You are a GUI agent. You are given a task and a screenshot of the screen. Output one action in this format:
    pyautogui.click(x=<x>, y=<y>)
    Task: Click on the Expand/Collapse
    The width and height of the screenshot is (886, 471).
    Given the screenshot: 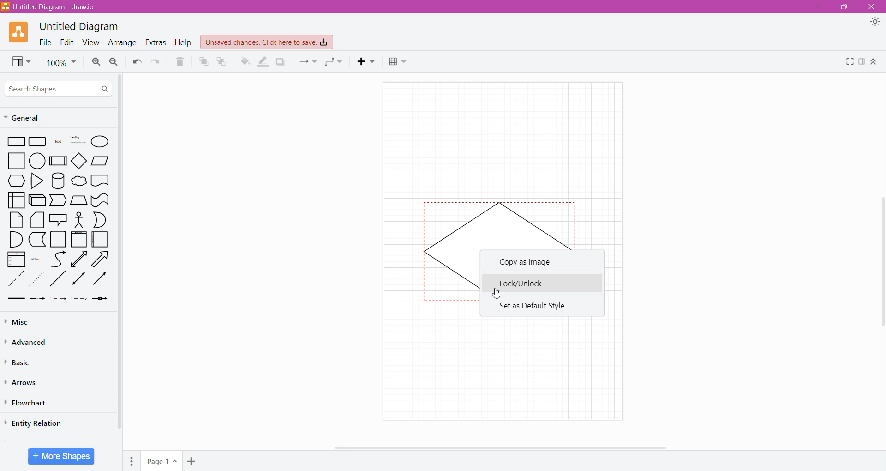 What is the action you would take?
    pyautogui.click(x=874, y=62)
    